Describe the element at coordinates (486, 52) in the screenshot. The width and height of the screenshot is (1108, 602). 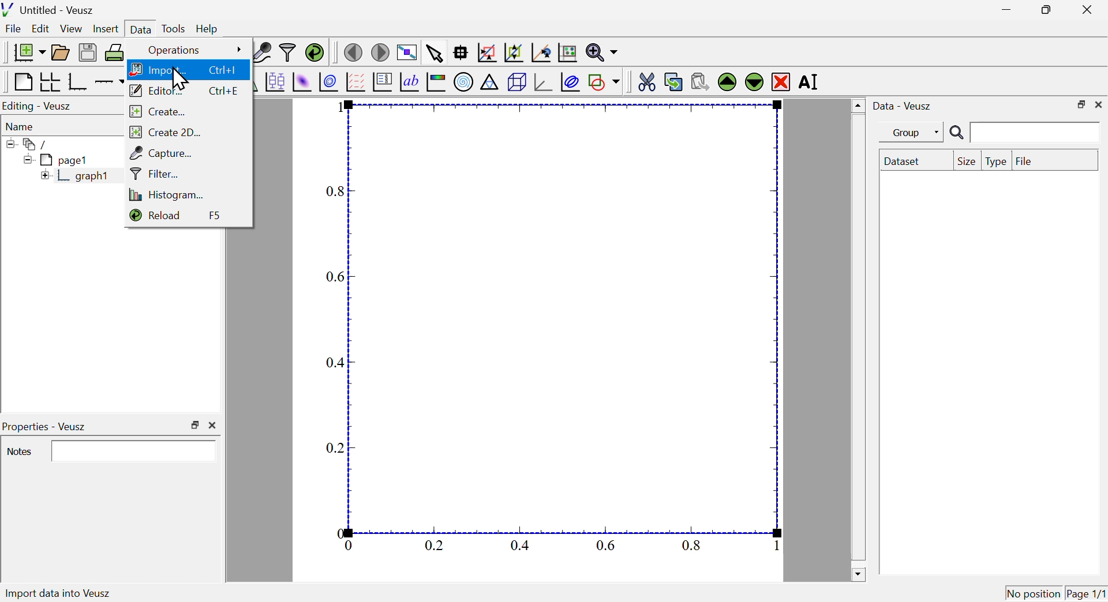
I see `draw a rectangle to zoom graph axes` at that location.